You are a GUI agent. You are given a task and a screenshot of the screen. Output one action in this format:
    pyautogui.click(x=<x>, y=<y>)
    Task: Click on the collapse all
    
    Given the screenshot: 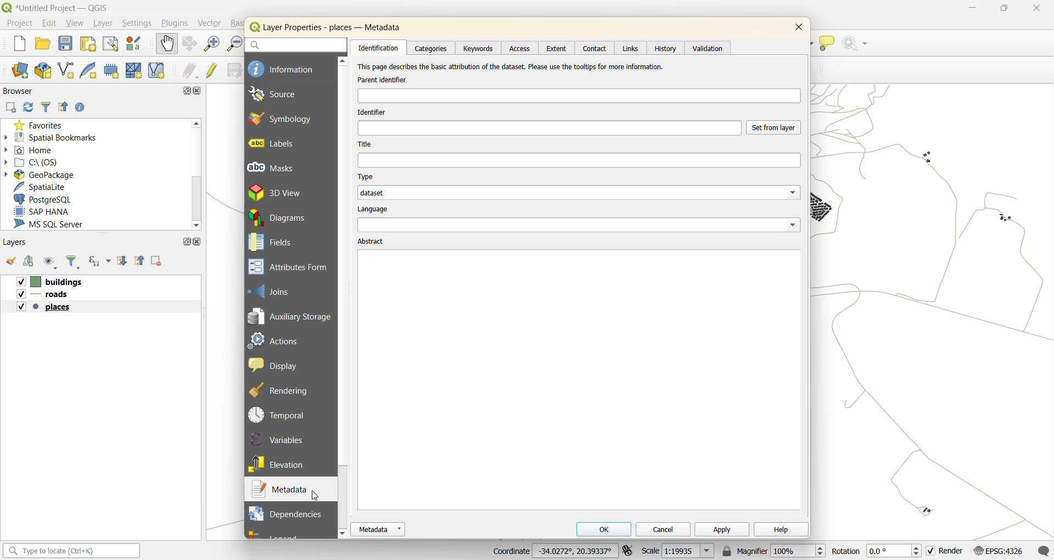 What is the action you would take?
    pyautogui.click(x=141, y=262)
    